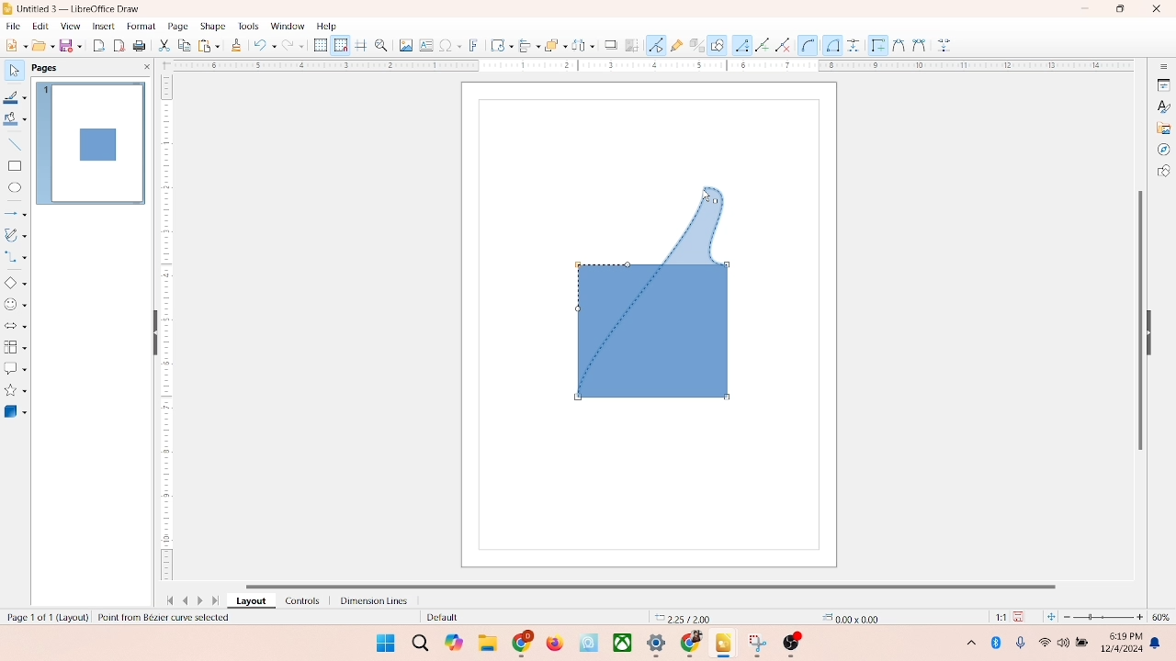  Describe the element at coordinates (15, 144) in the screenshot. I see `insert line` at that location.